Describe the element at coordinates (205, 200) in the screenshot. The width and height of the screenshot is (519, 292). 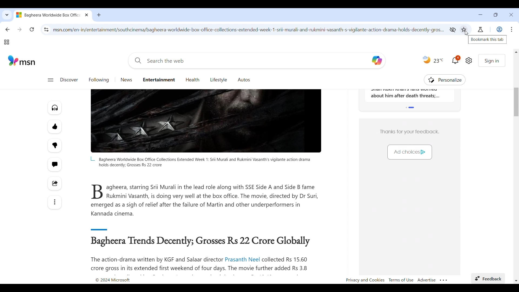
I see `agheera, starring Srii Murali in the lead role along with SSE Side A and Side B fame
B Rukmini Vasanth, is doing very well at the box office. The movie, directed by Dr Suri,
emerged as a sigh of relief after the failure of Martin and other underperformers in
Kannada cinema.` at that location.